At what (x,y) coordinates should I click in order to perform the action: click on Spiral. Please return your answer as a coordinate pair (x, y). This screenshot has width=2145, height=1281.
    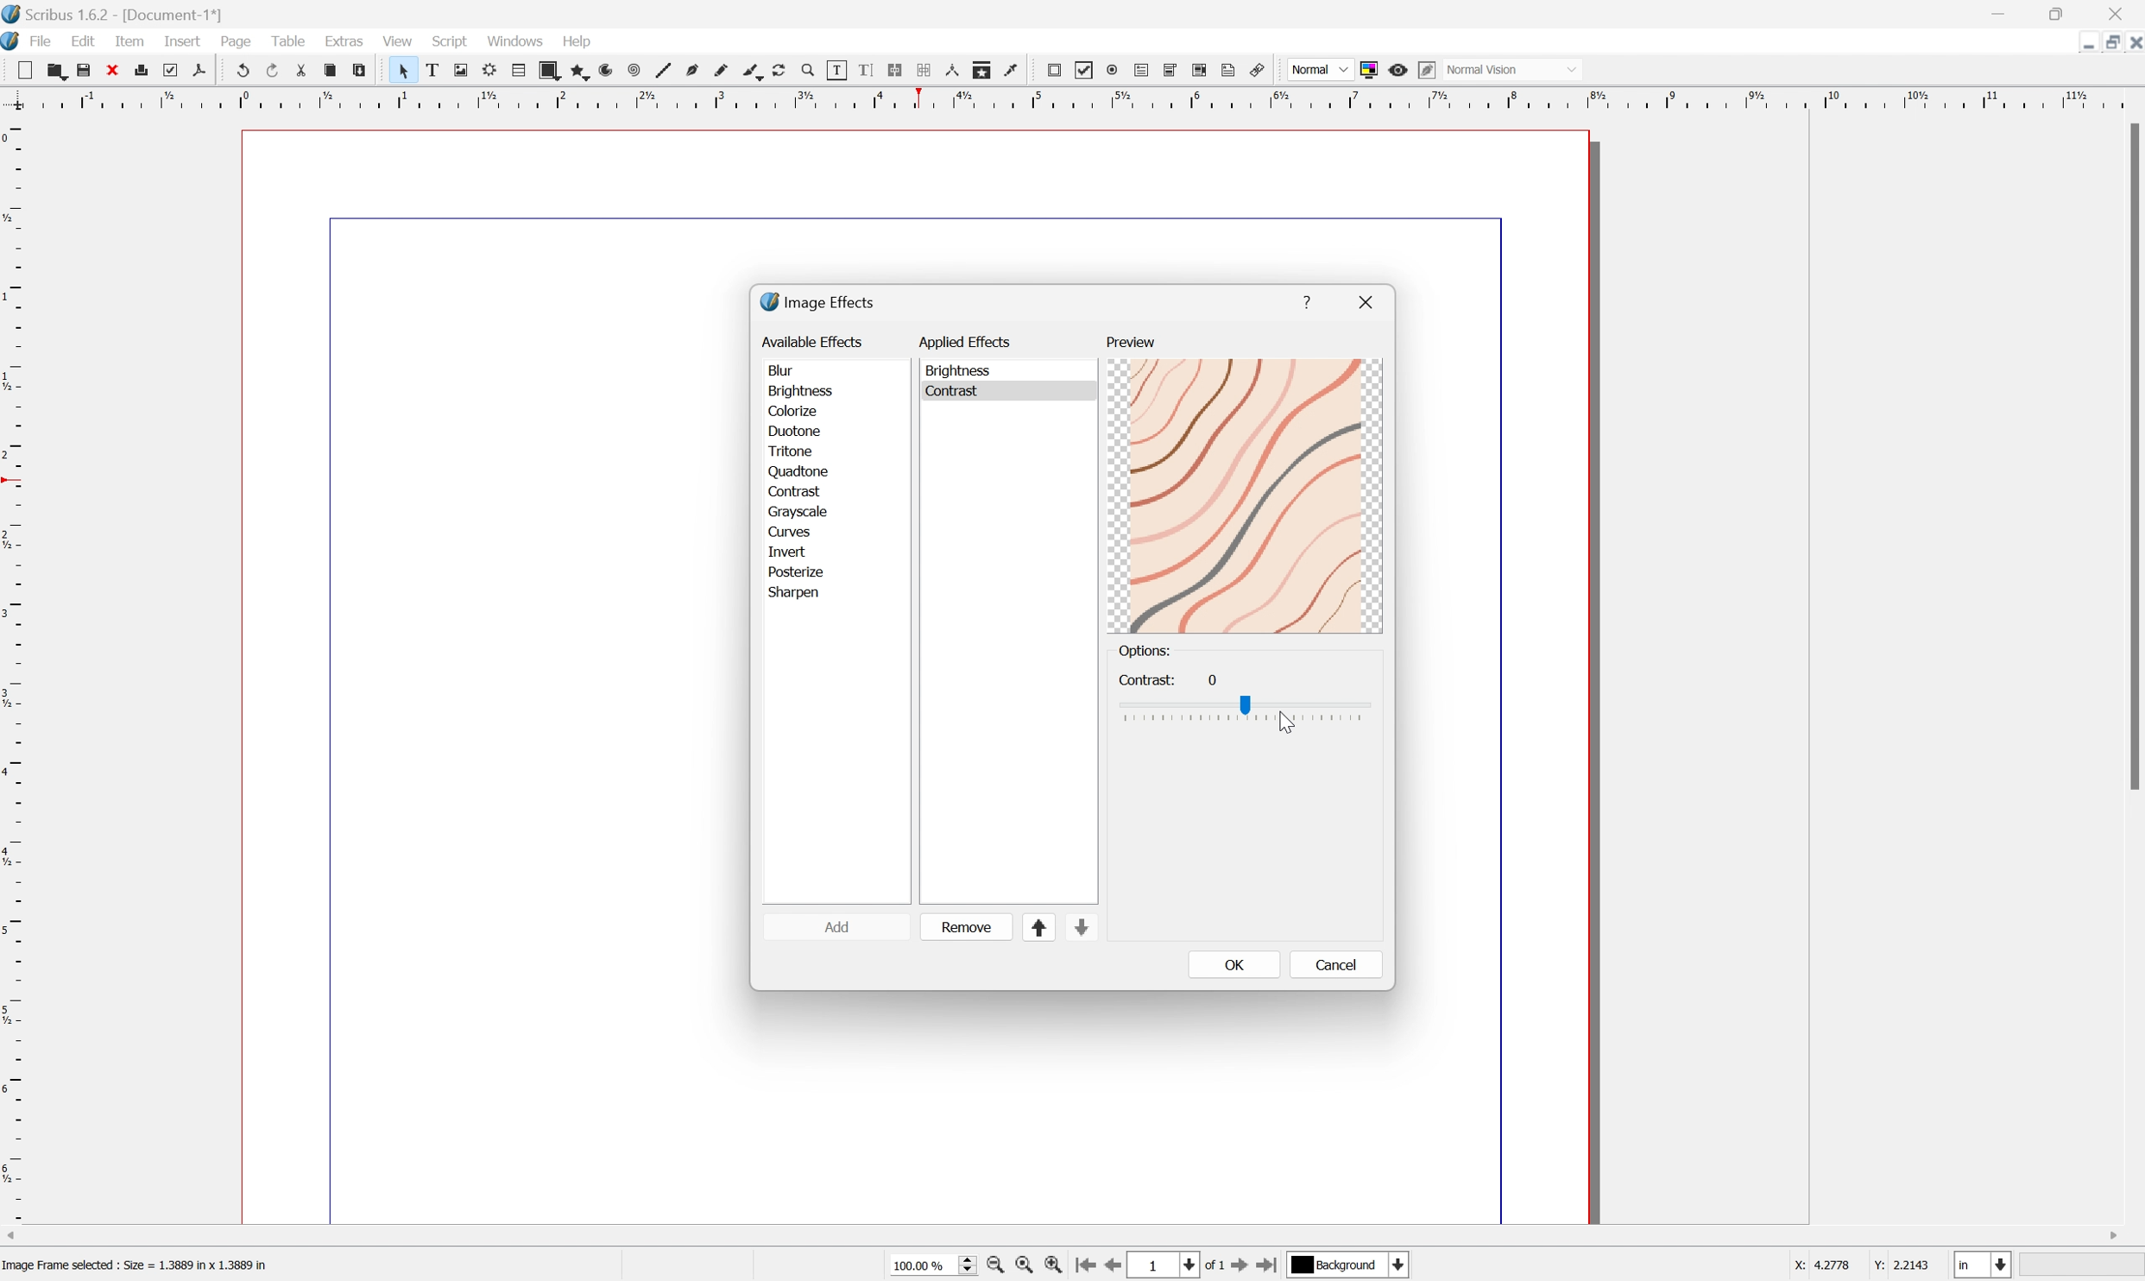
    Looking at the image, I should click on (639, 69).